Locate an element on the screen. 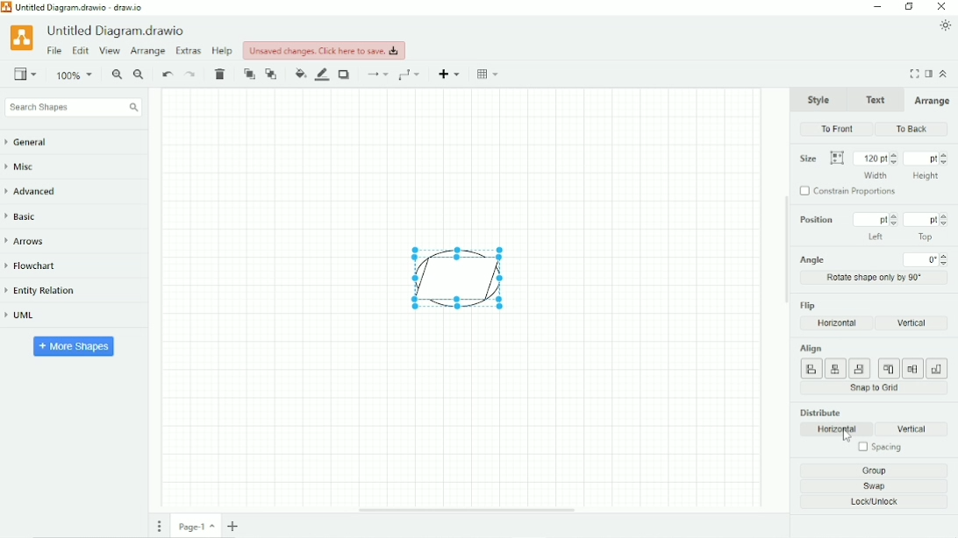 This screenshot has width=958, height=538. Width is located at coordinates (876, 164).